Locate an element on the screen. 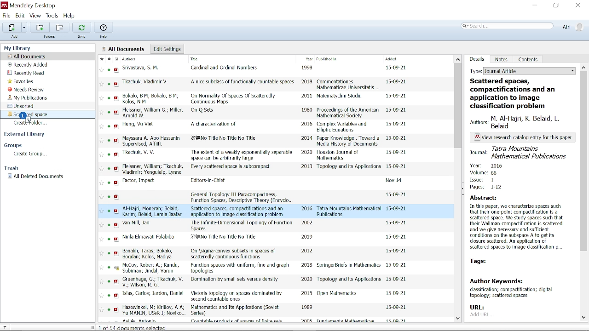 The height and width of the screenshot is (331, 589). 2012 is located at coordinates (306, 251).